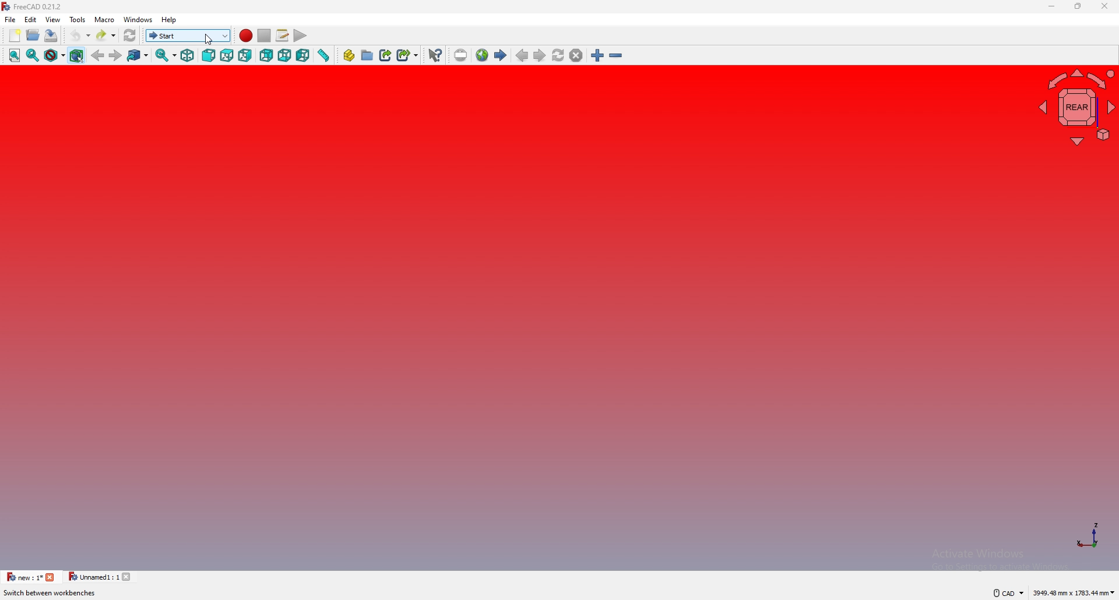  I want to click on draw style, so click(54, 55).